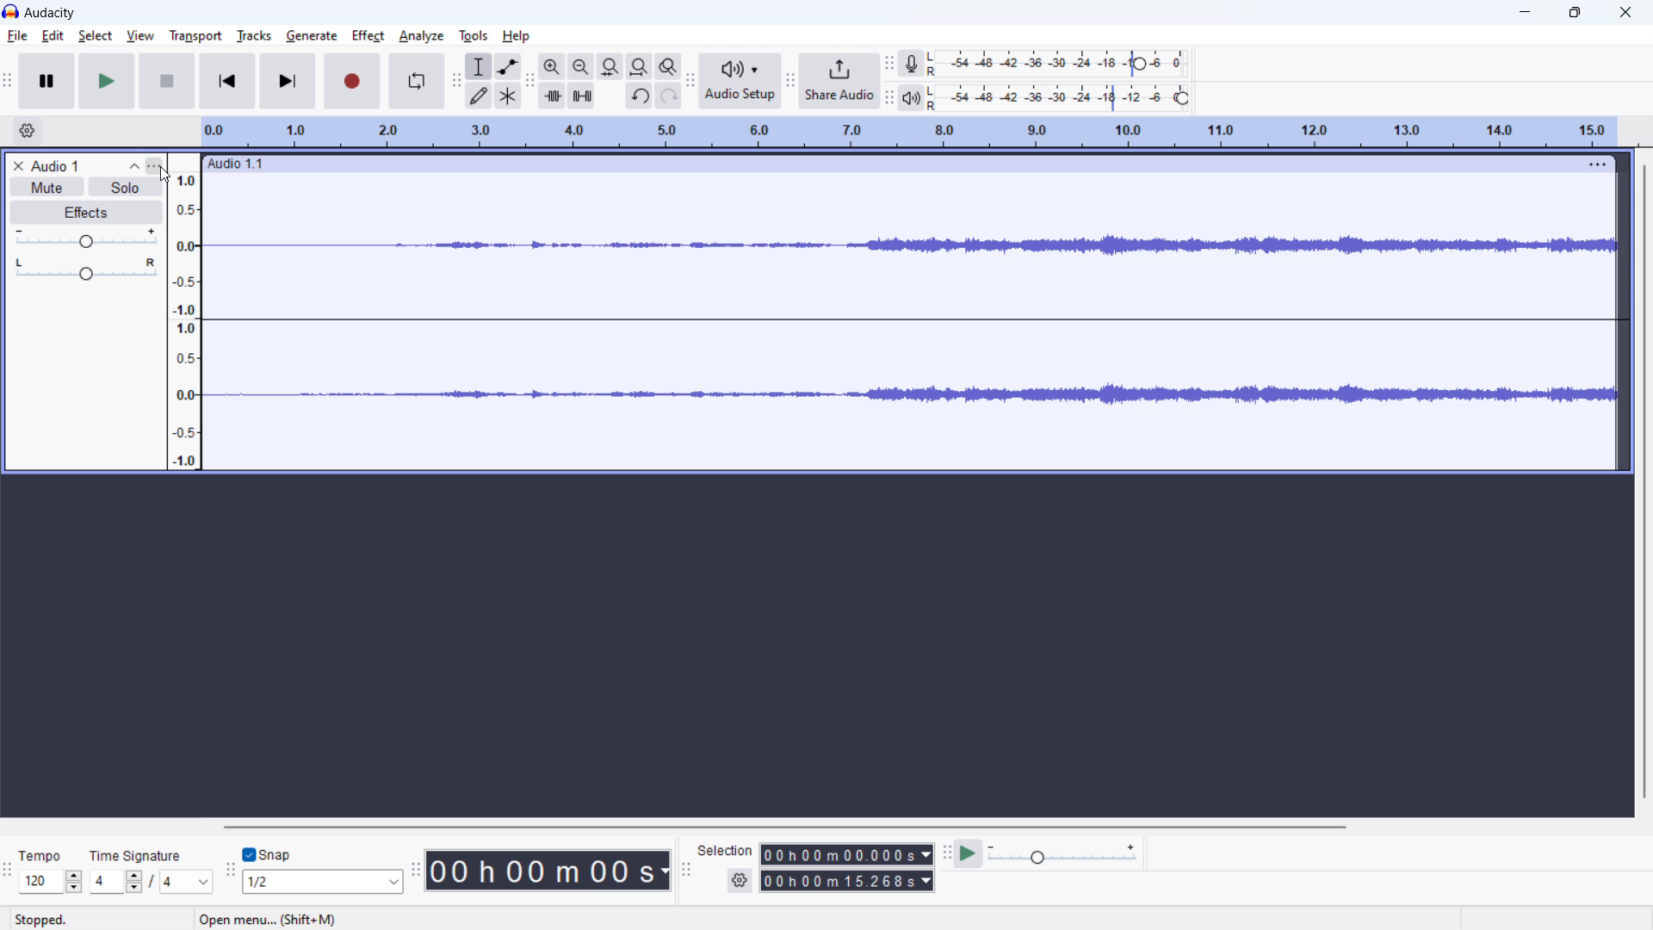 The image size is (1653, 930). What do you see at coordinates (1578, 11) in the screenshot?
I see `maximize` at bounding box center [1578, 11].